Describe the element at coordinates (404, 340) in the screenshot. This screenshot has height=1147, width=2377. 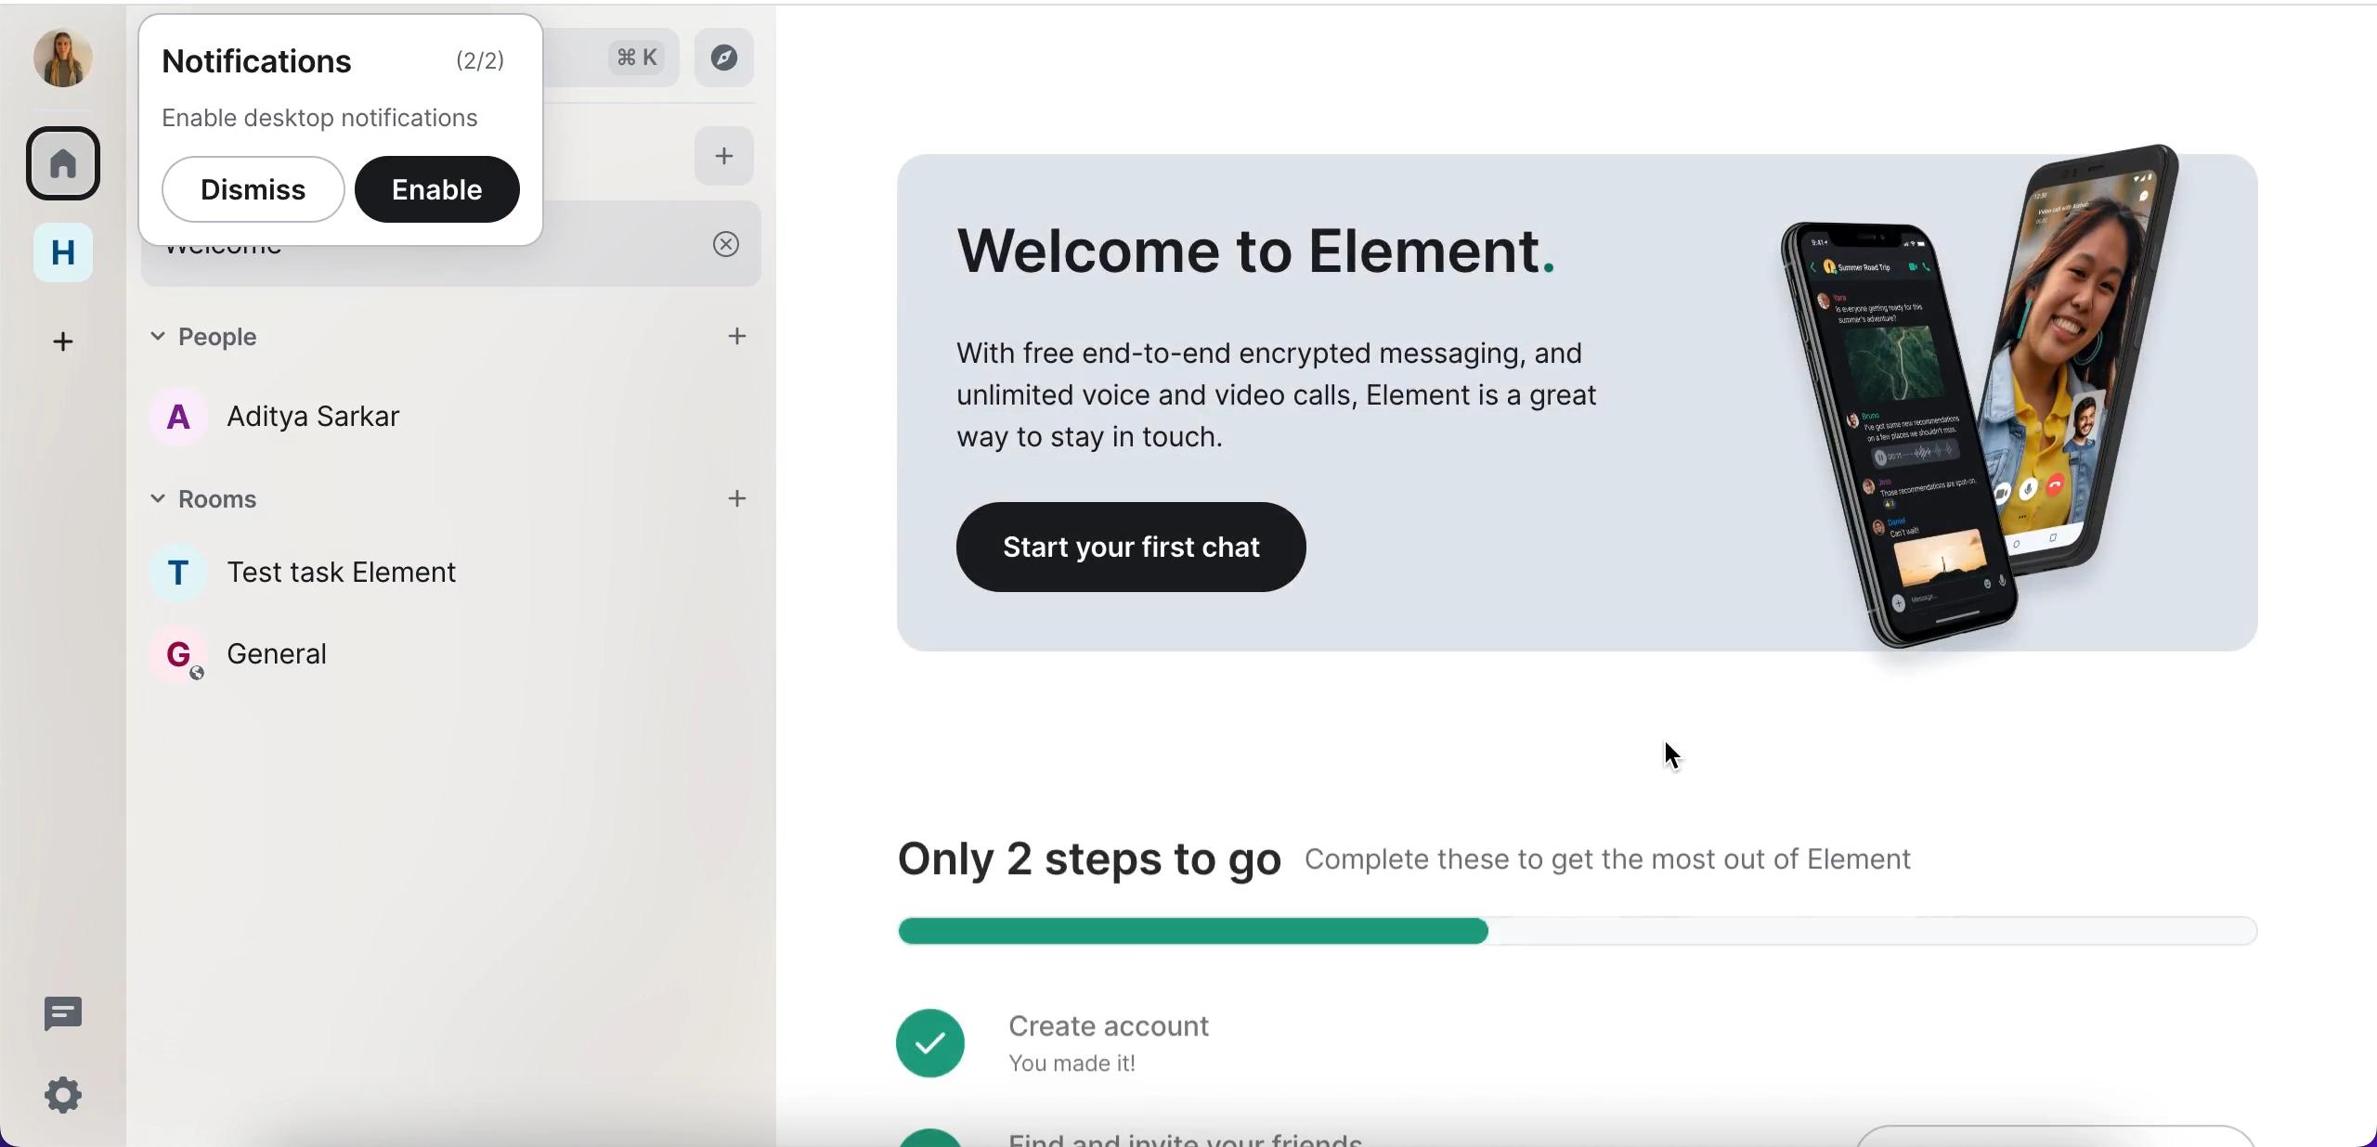
I see `people` at that location.